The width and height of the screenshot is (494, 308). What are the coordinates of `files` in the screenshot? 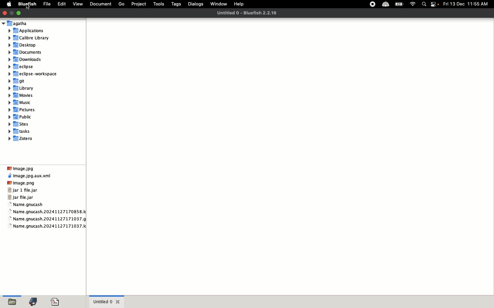 It's located at (48, 196).